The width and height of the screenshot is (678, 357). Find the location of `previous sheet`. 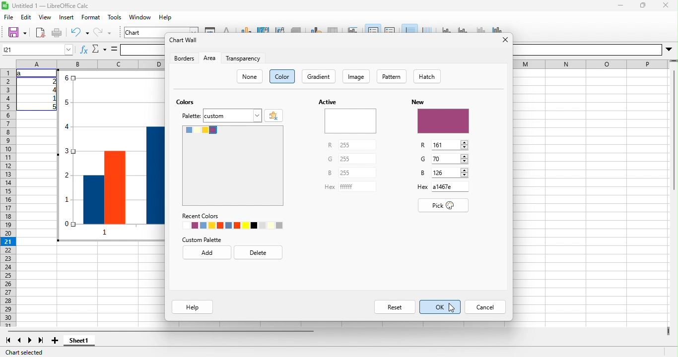

previous sheet is located at coordinates (19, 340).